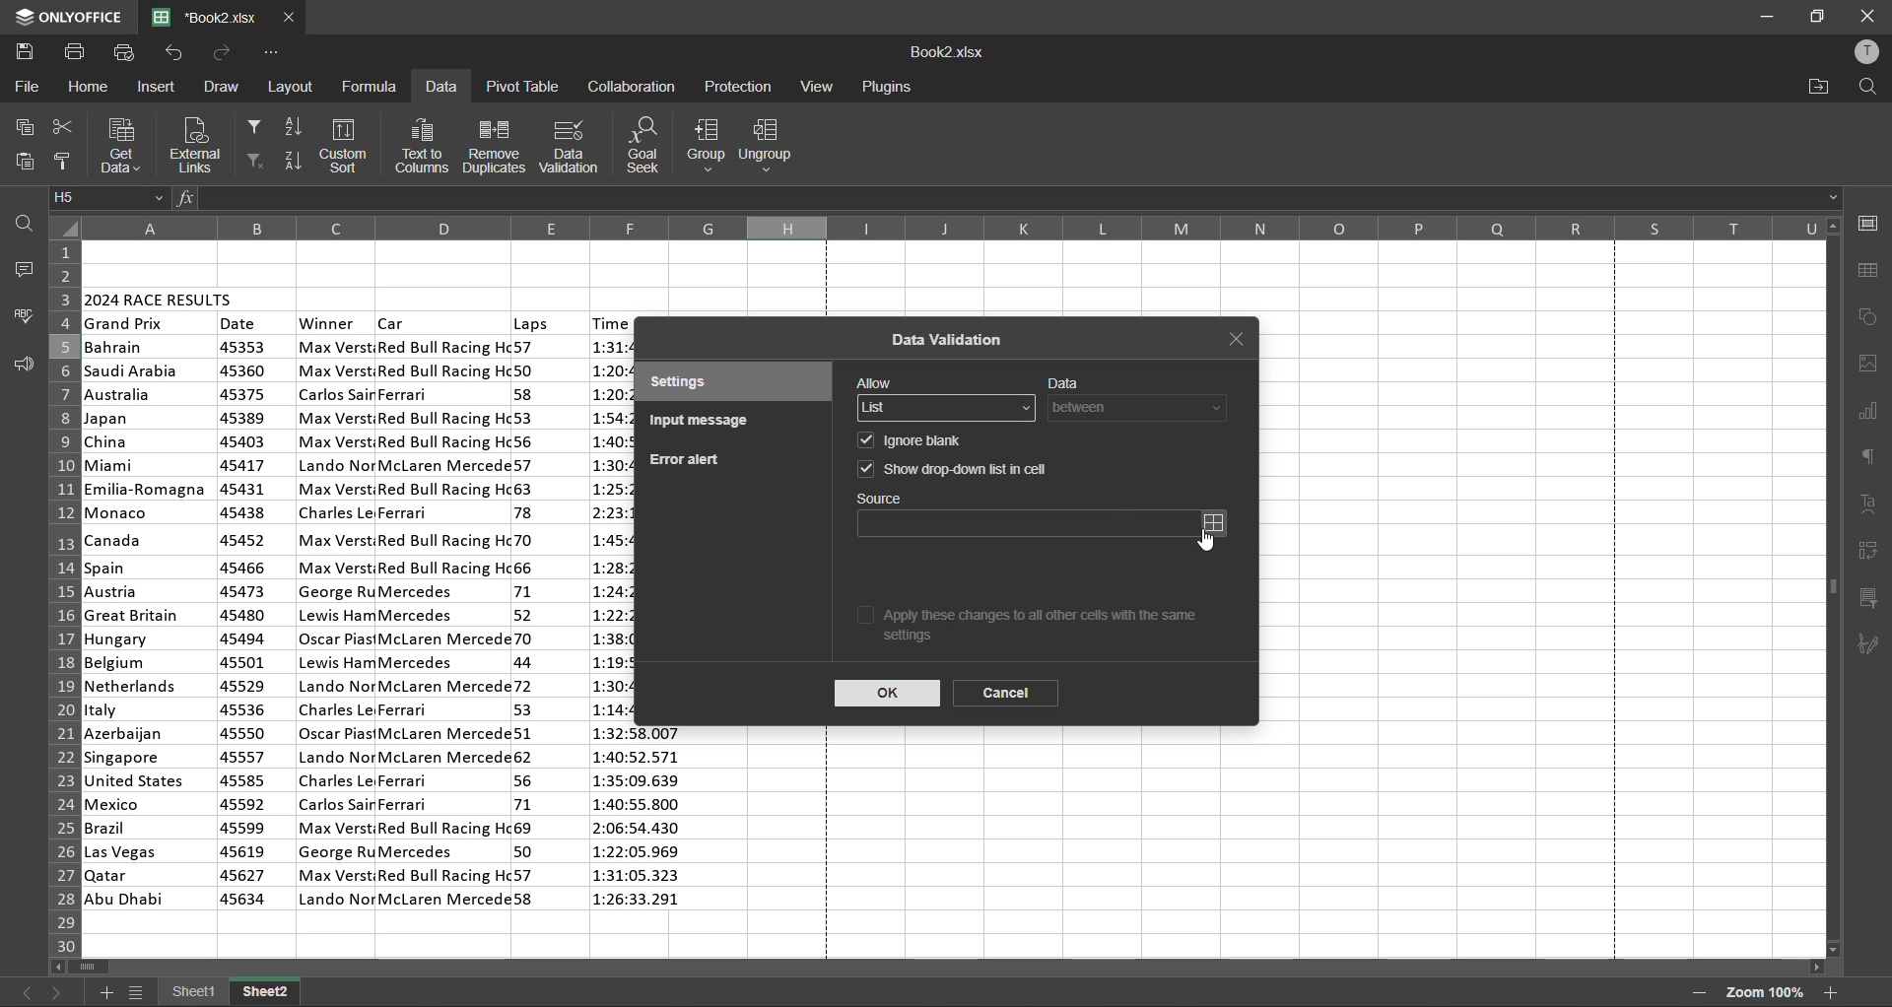 The width and height of the screenshot is (1892, 1007). Describe the element at coordinates (122, 52) in the screenshot. I see `quick print` at that location.